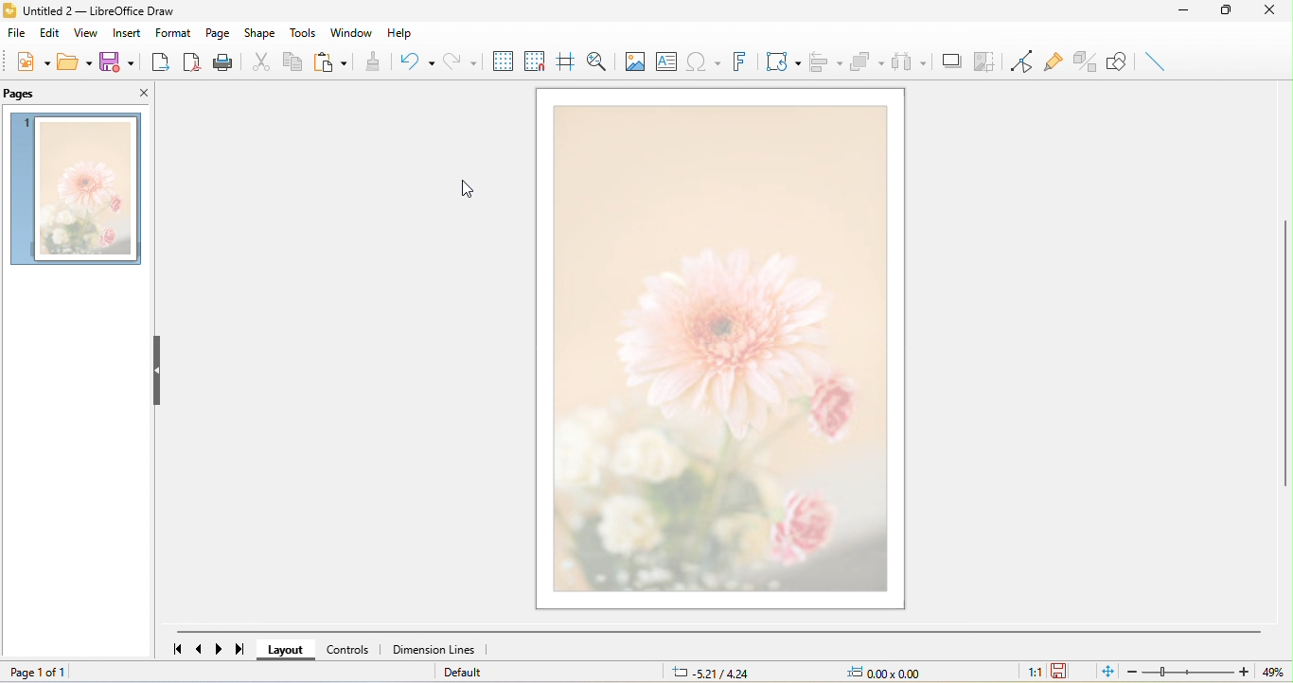 The width and height of the screenshot is (1293, 683). Describe the element at coordinates (783, 61) in the screenshot. I see `transformation` at that location.